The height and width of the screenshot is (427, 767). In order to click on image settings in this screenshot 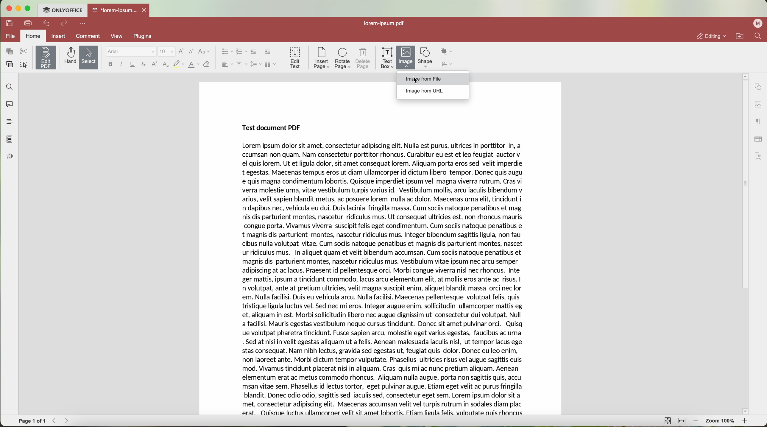, I will do `click(758, 105)`.